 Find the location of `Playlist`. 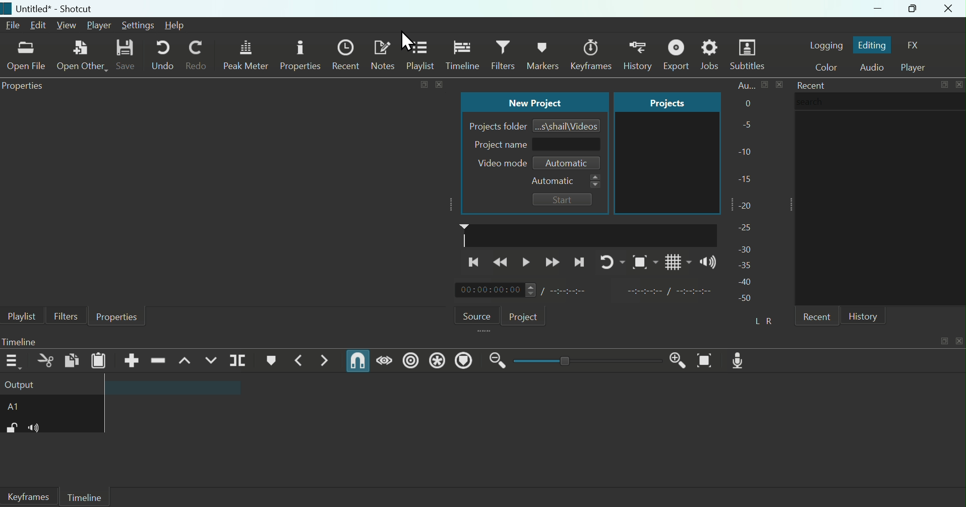

Playlist is located at coordinates (19, 316).